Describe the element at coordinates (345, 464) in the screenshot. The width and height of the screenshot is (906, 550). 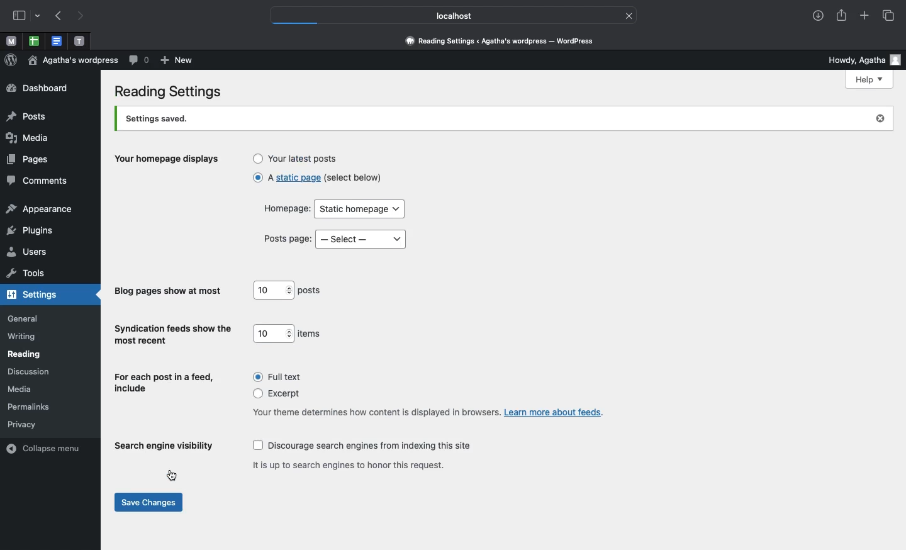
I see `it is up to search engines to honor this request` at that location.